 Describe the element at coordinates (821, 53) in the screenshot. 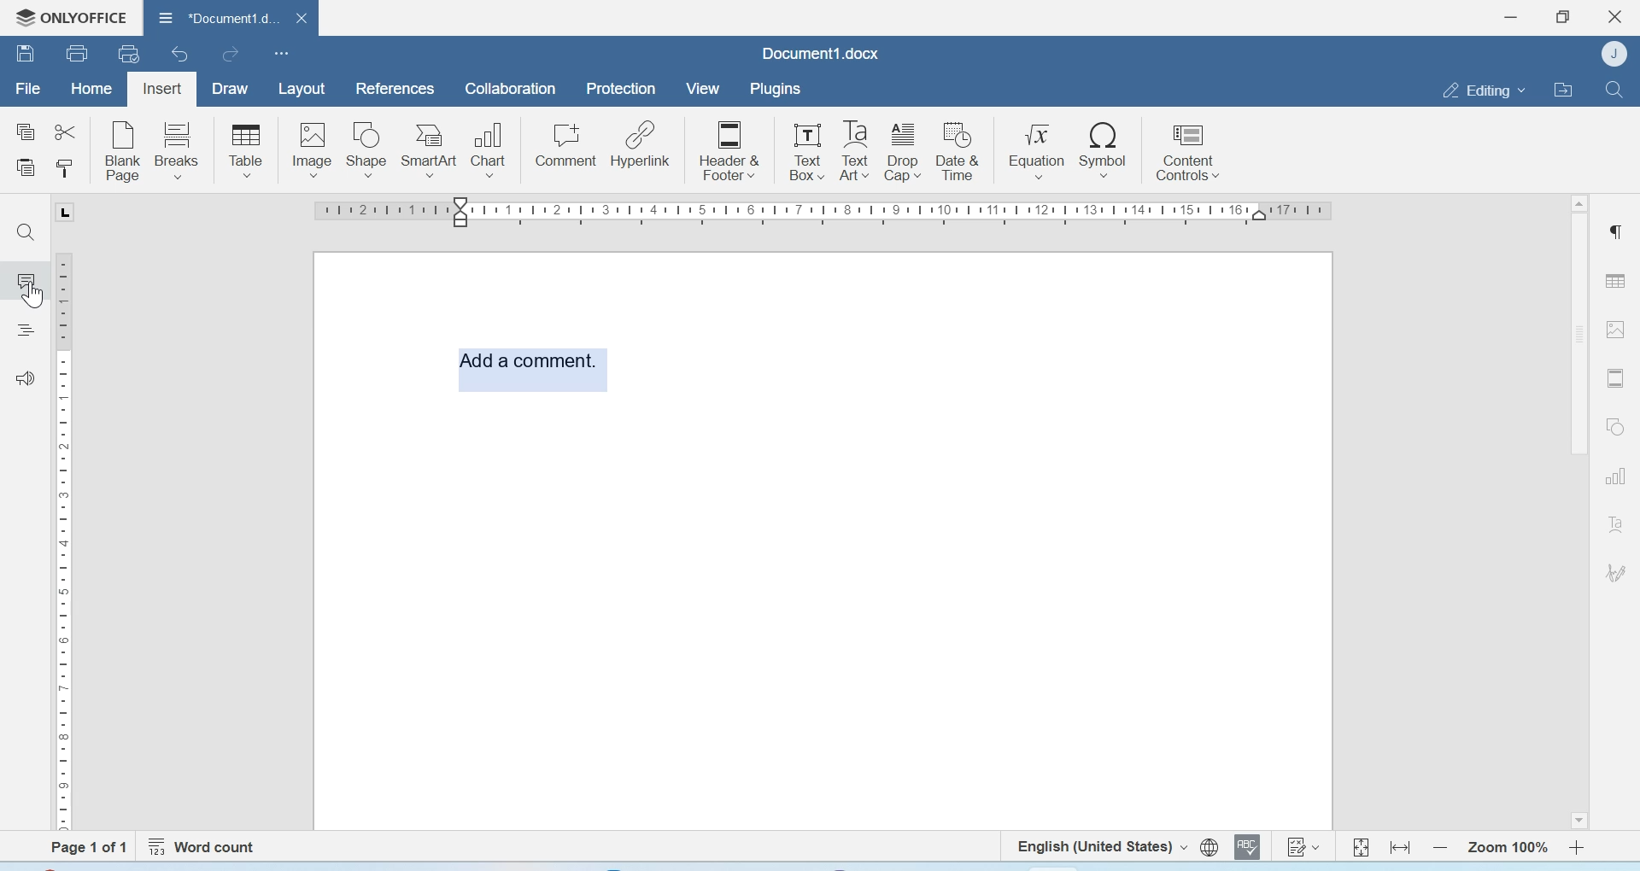

I see `Document1.docx` at that location.